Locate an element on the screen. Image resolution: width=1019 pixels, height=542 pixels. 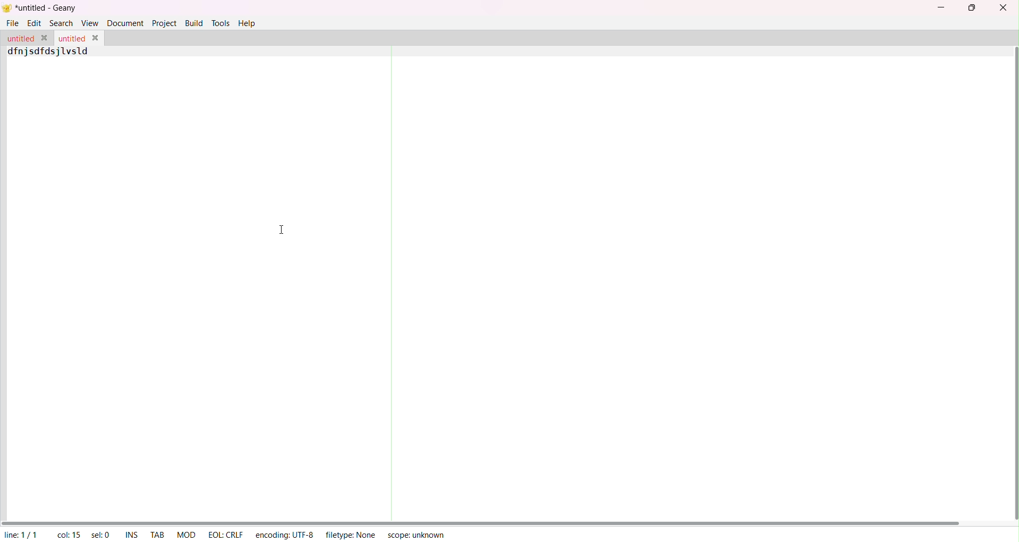
document is located at coordinates (126, 23).